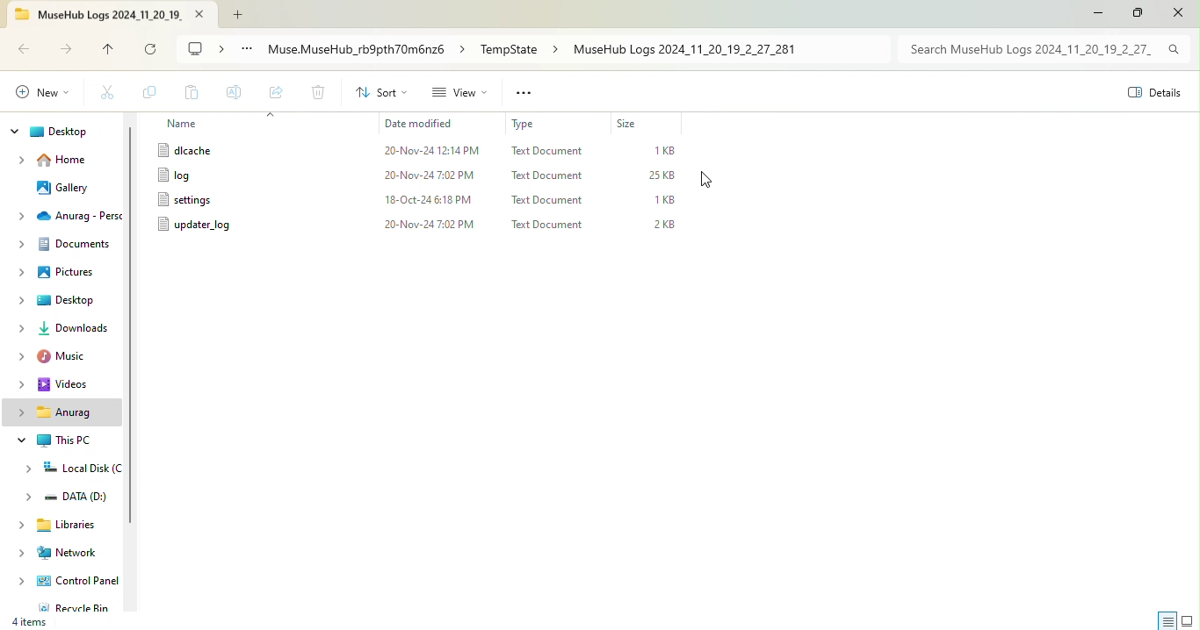 This screenshot has width=1200, height=630. What do you see at coordinates (57, 387) in the screenshot?
I see `Videos` at bounding box center [57, 387].